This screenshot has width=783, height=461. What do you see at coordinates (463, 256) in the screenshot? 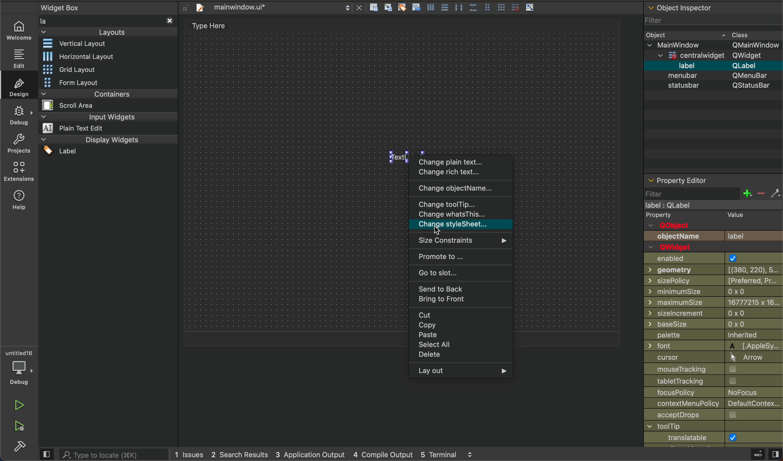
I see `promote` at bounding box center [463, 256].